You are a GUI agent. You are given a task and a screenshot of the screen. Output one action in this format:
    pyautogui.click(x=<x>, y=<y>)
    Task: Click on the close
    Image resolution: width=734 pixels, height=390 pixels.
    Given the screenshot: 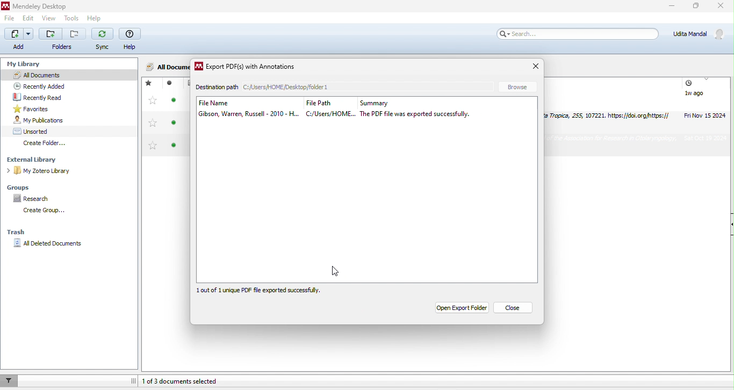 What is the action you would take?
    pyautogui.click(x=512, y=309)
    